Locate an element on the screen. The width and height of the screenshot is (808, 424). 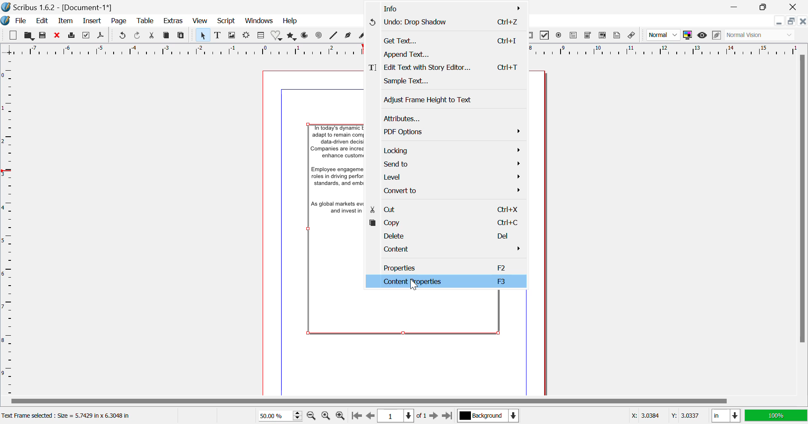
Horizontal Page Margins is located at coordinates (9, 227).